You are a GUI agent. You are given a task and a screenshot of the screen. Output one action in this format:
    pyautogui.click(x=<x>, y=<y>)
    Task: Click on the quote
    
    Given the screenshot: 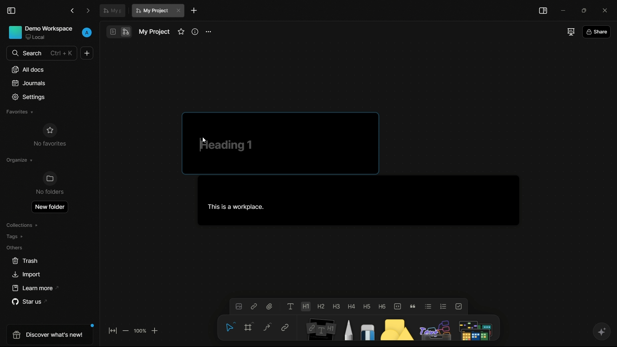 What is the action you would take?
    pyautogui.click(x=414, y=304)
    